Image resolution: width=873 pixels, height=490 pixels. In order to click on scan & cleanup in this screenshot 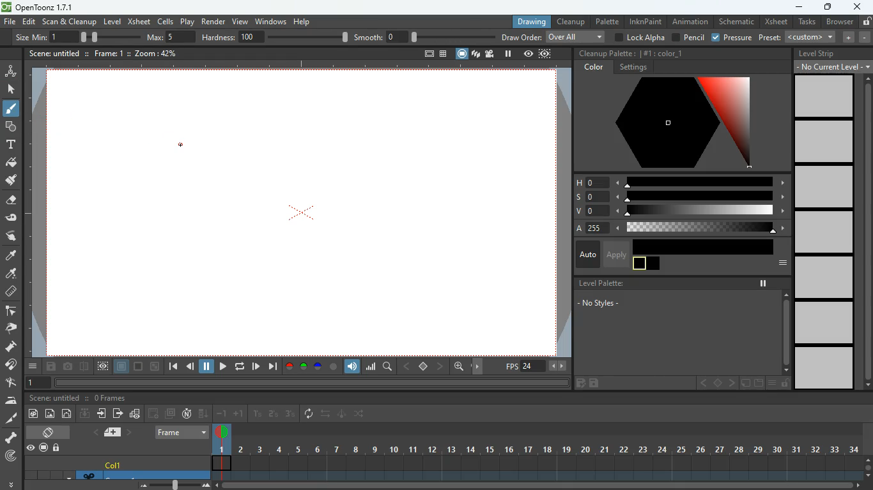, I will do `click(70, 22)`.